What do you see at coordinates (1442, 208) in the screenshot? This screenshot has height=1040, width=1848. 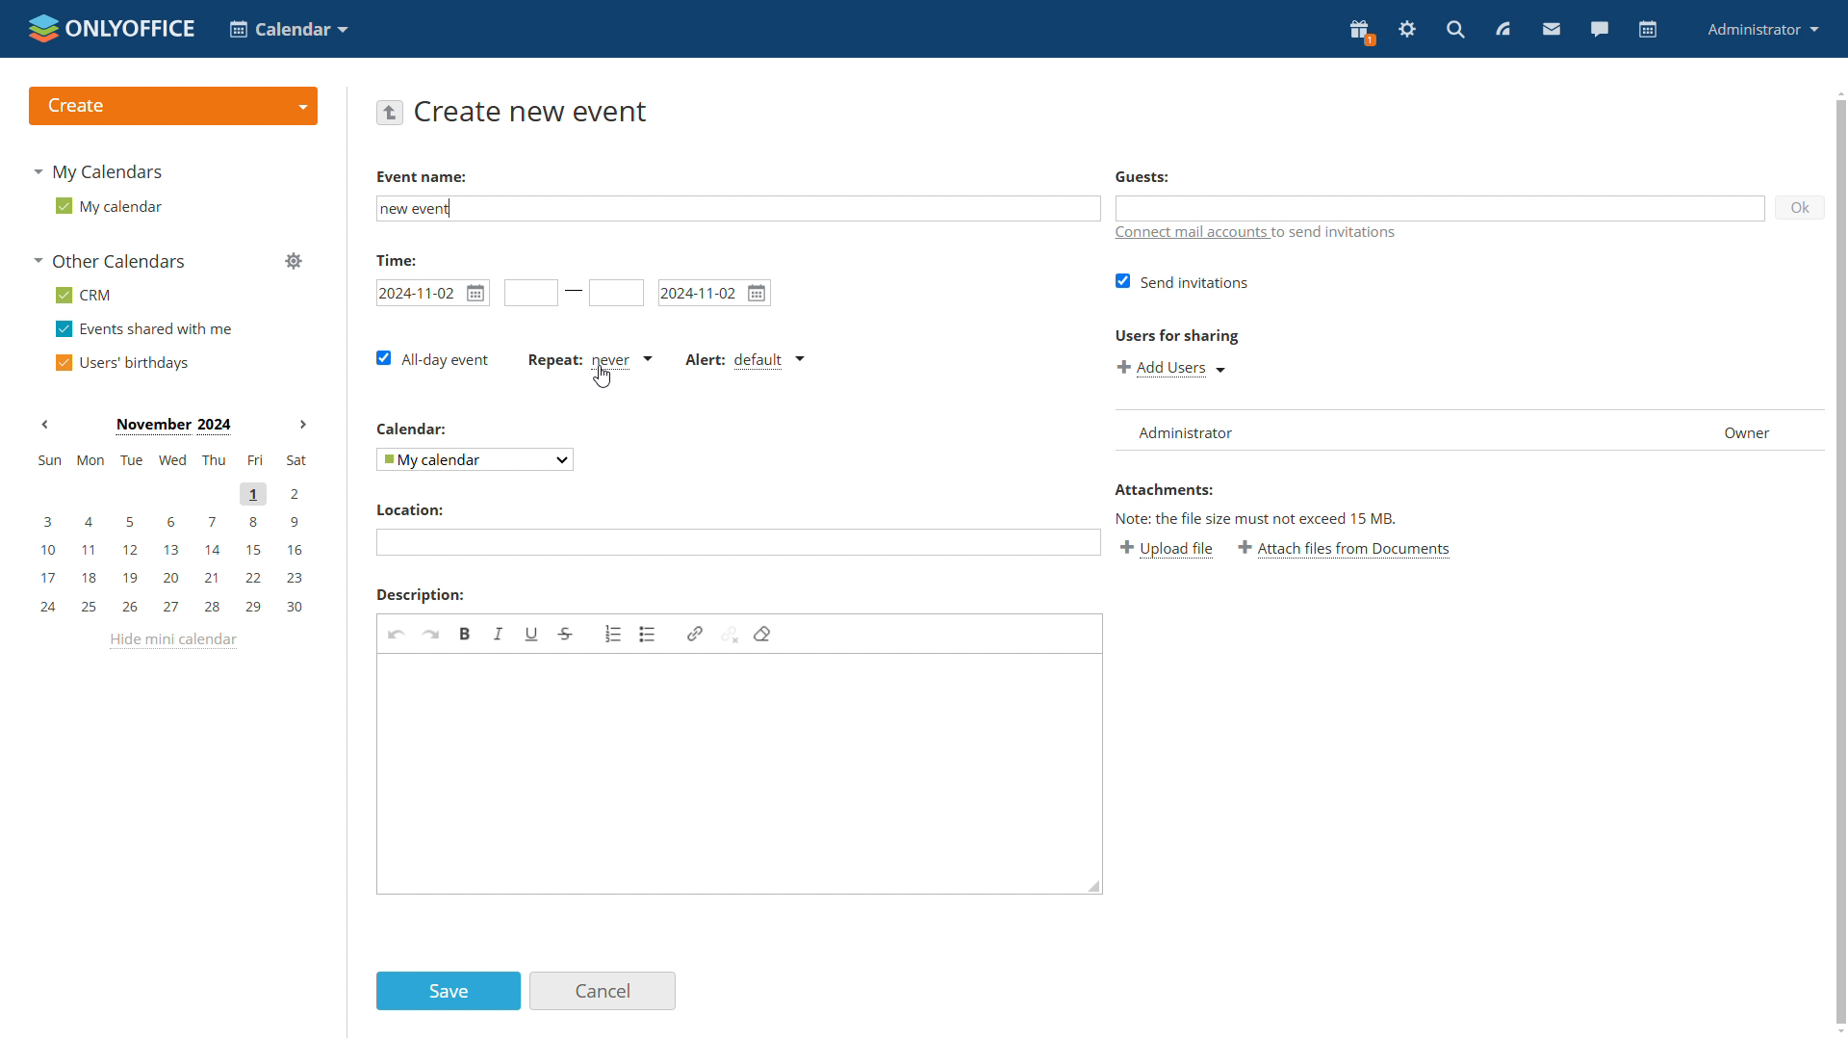 I see `add guest` at bounding box center [1442, 208].